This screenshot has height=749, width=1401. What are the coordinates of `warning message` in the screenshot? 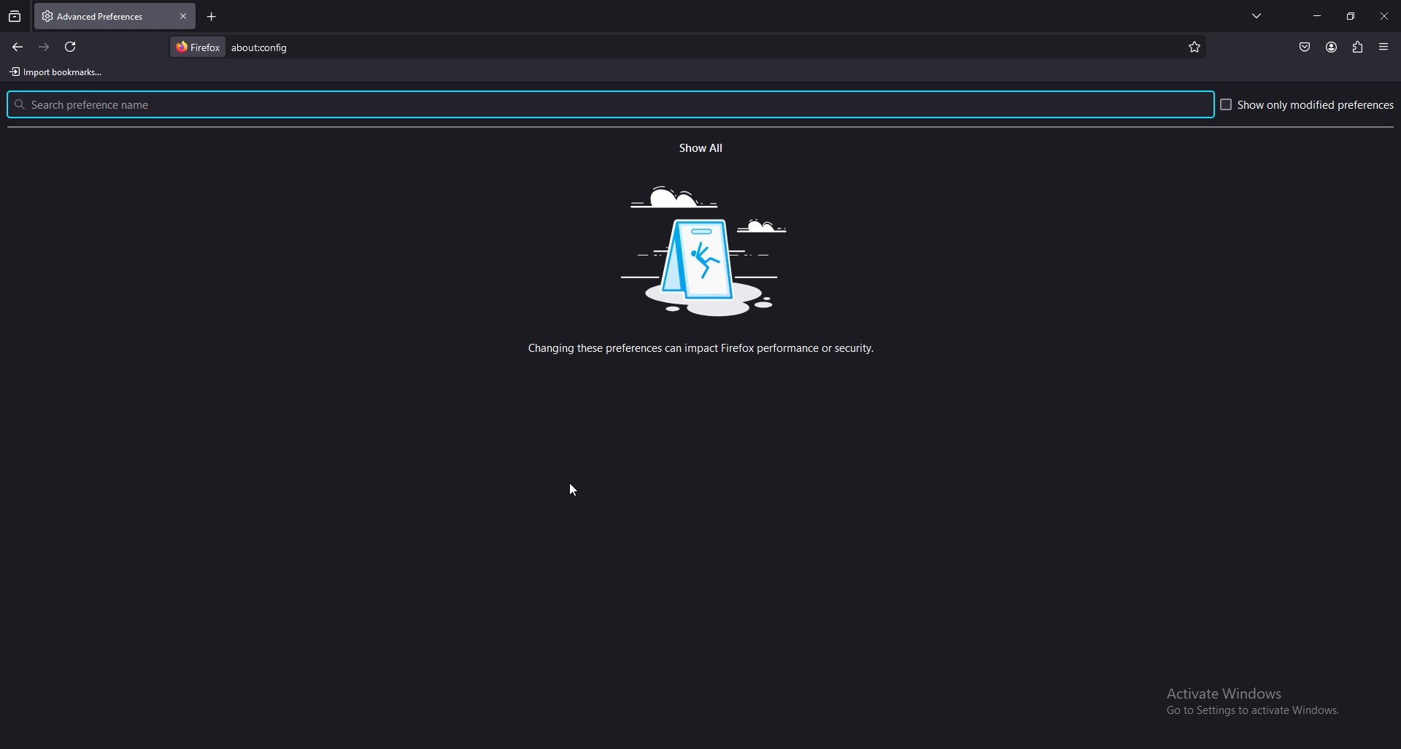 It's located at (700, 347).